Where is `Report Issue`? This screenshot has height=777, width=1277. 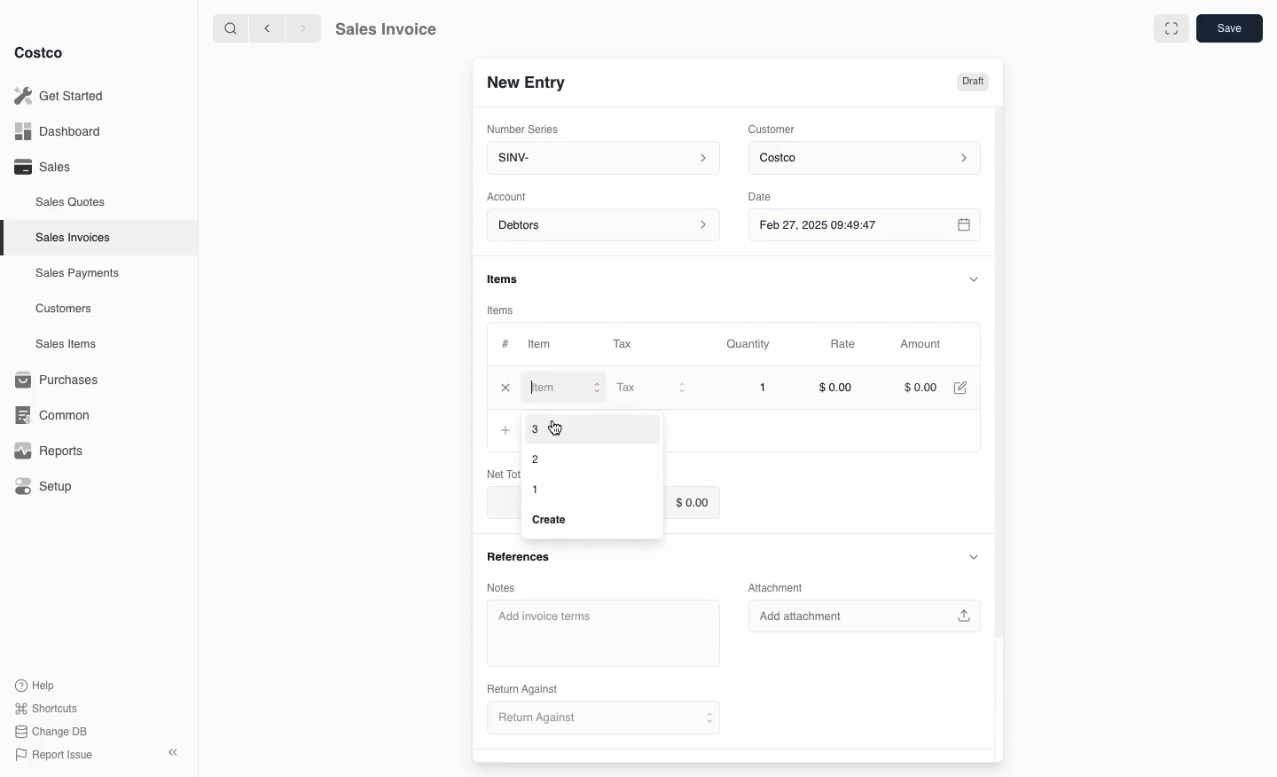 Report Issue is located at coordinates (54, 755).